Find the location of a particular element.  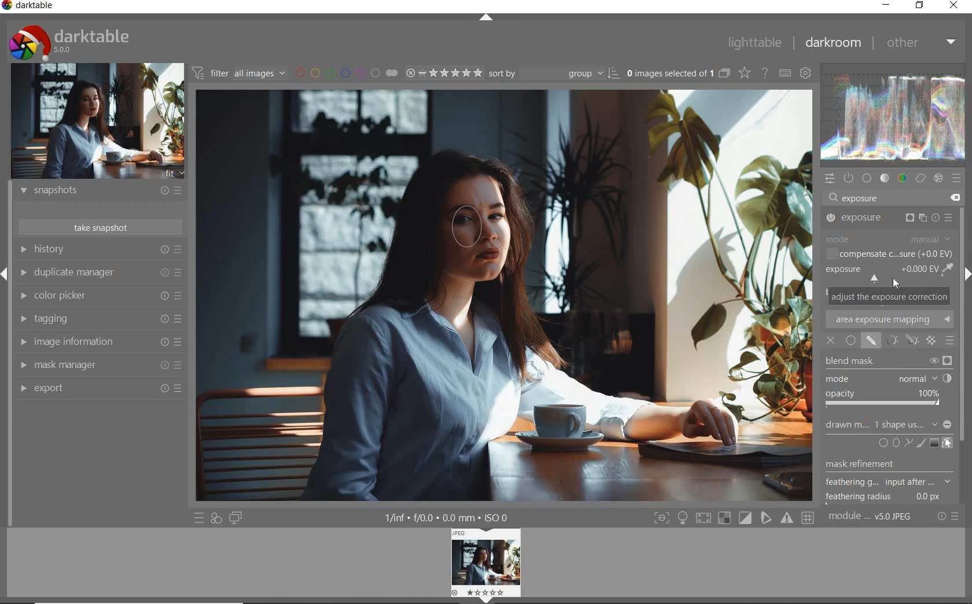

other display information is located at coordinates (447, 517).